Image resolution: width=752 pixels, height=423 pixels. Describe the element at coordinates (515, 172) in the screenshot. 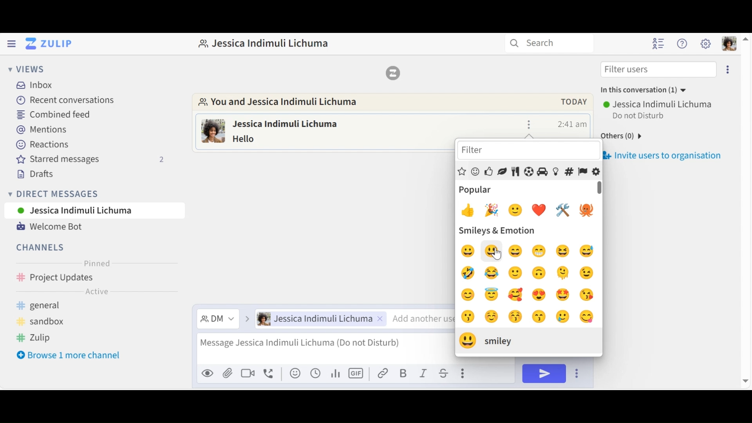

I see `Food and drink` at that location.